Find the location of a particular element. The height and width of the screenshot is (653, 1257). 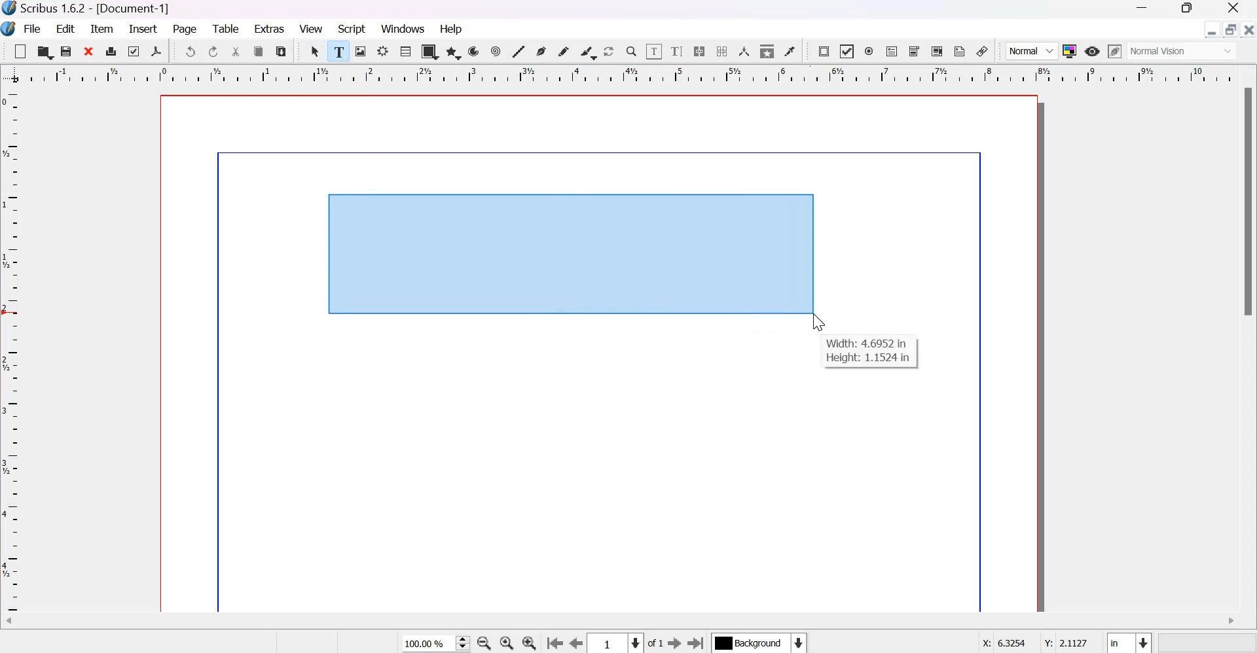

paste is located at coordinates (282, 51).